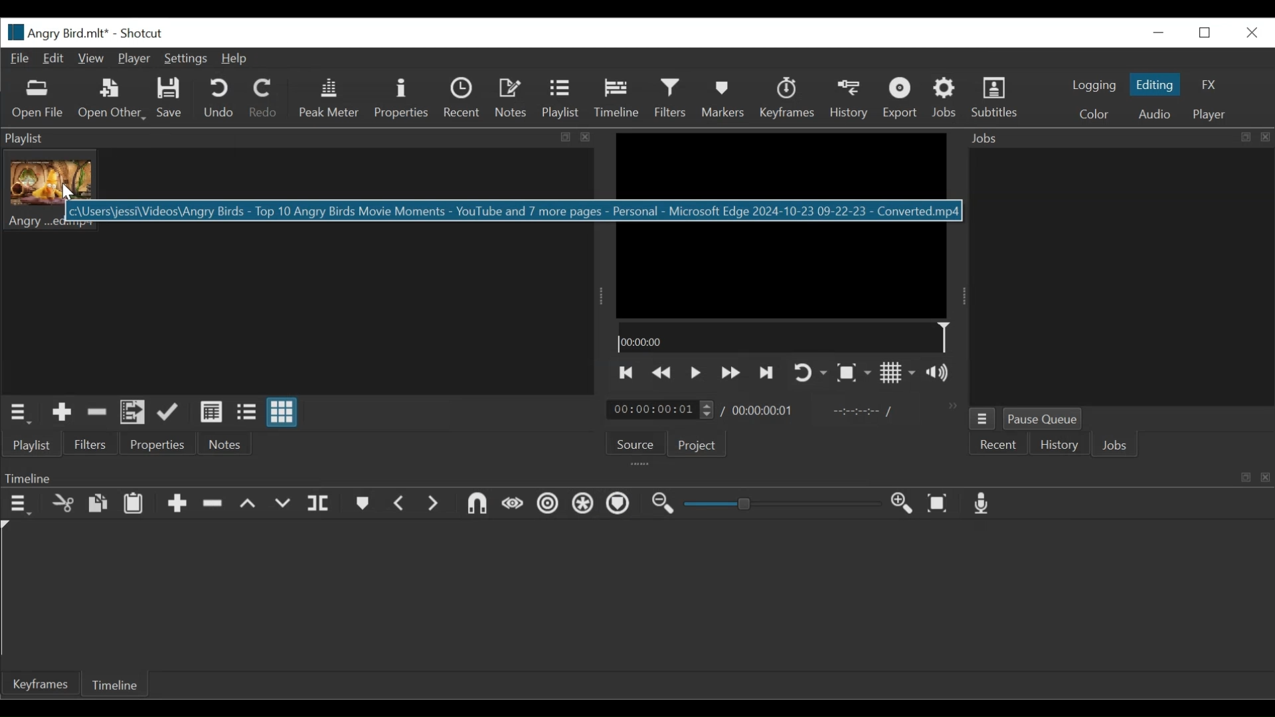 The image size is (1275, 717). I want to click on Pause Queue, so click(1045, 419).